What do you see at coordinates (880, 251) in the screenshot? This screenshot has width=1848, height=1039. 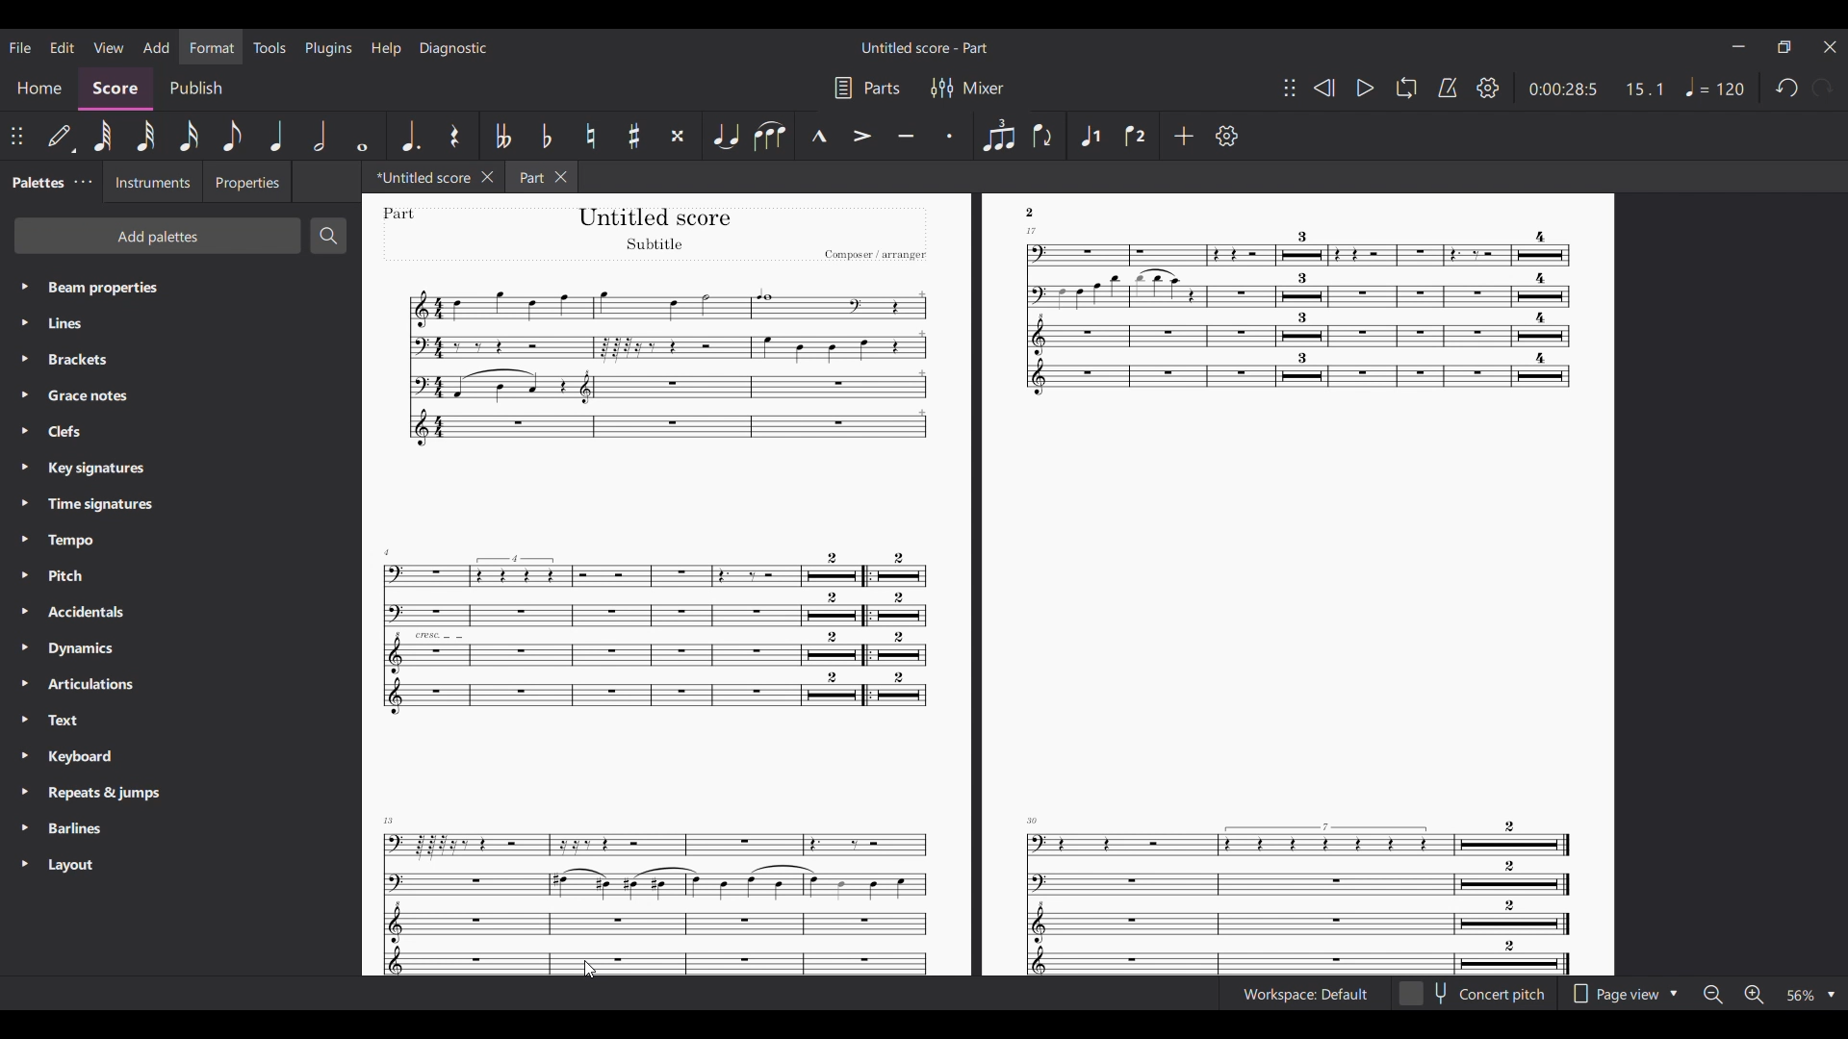 I see `` at bounding box center [880, 251].